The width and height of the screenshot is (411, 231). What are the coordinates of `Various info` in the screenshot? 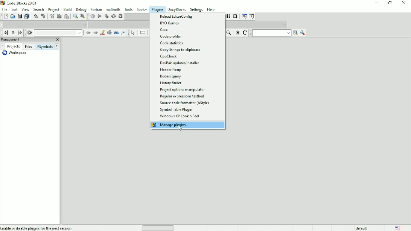 It's located at (252, 16).